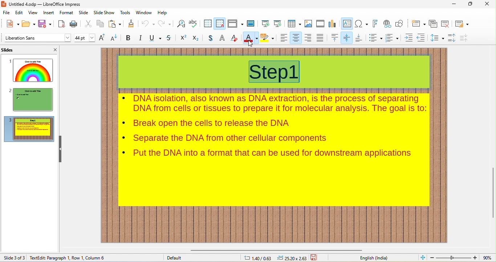  What do you see at coordinates (169, 38) in the screenshot?
I see `strikethrough` at bounding box center [169, 38].